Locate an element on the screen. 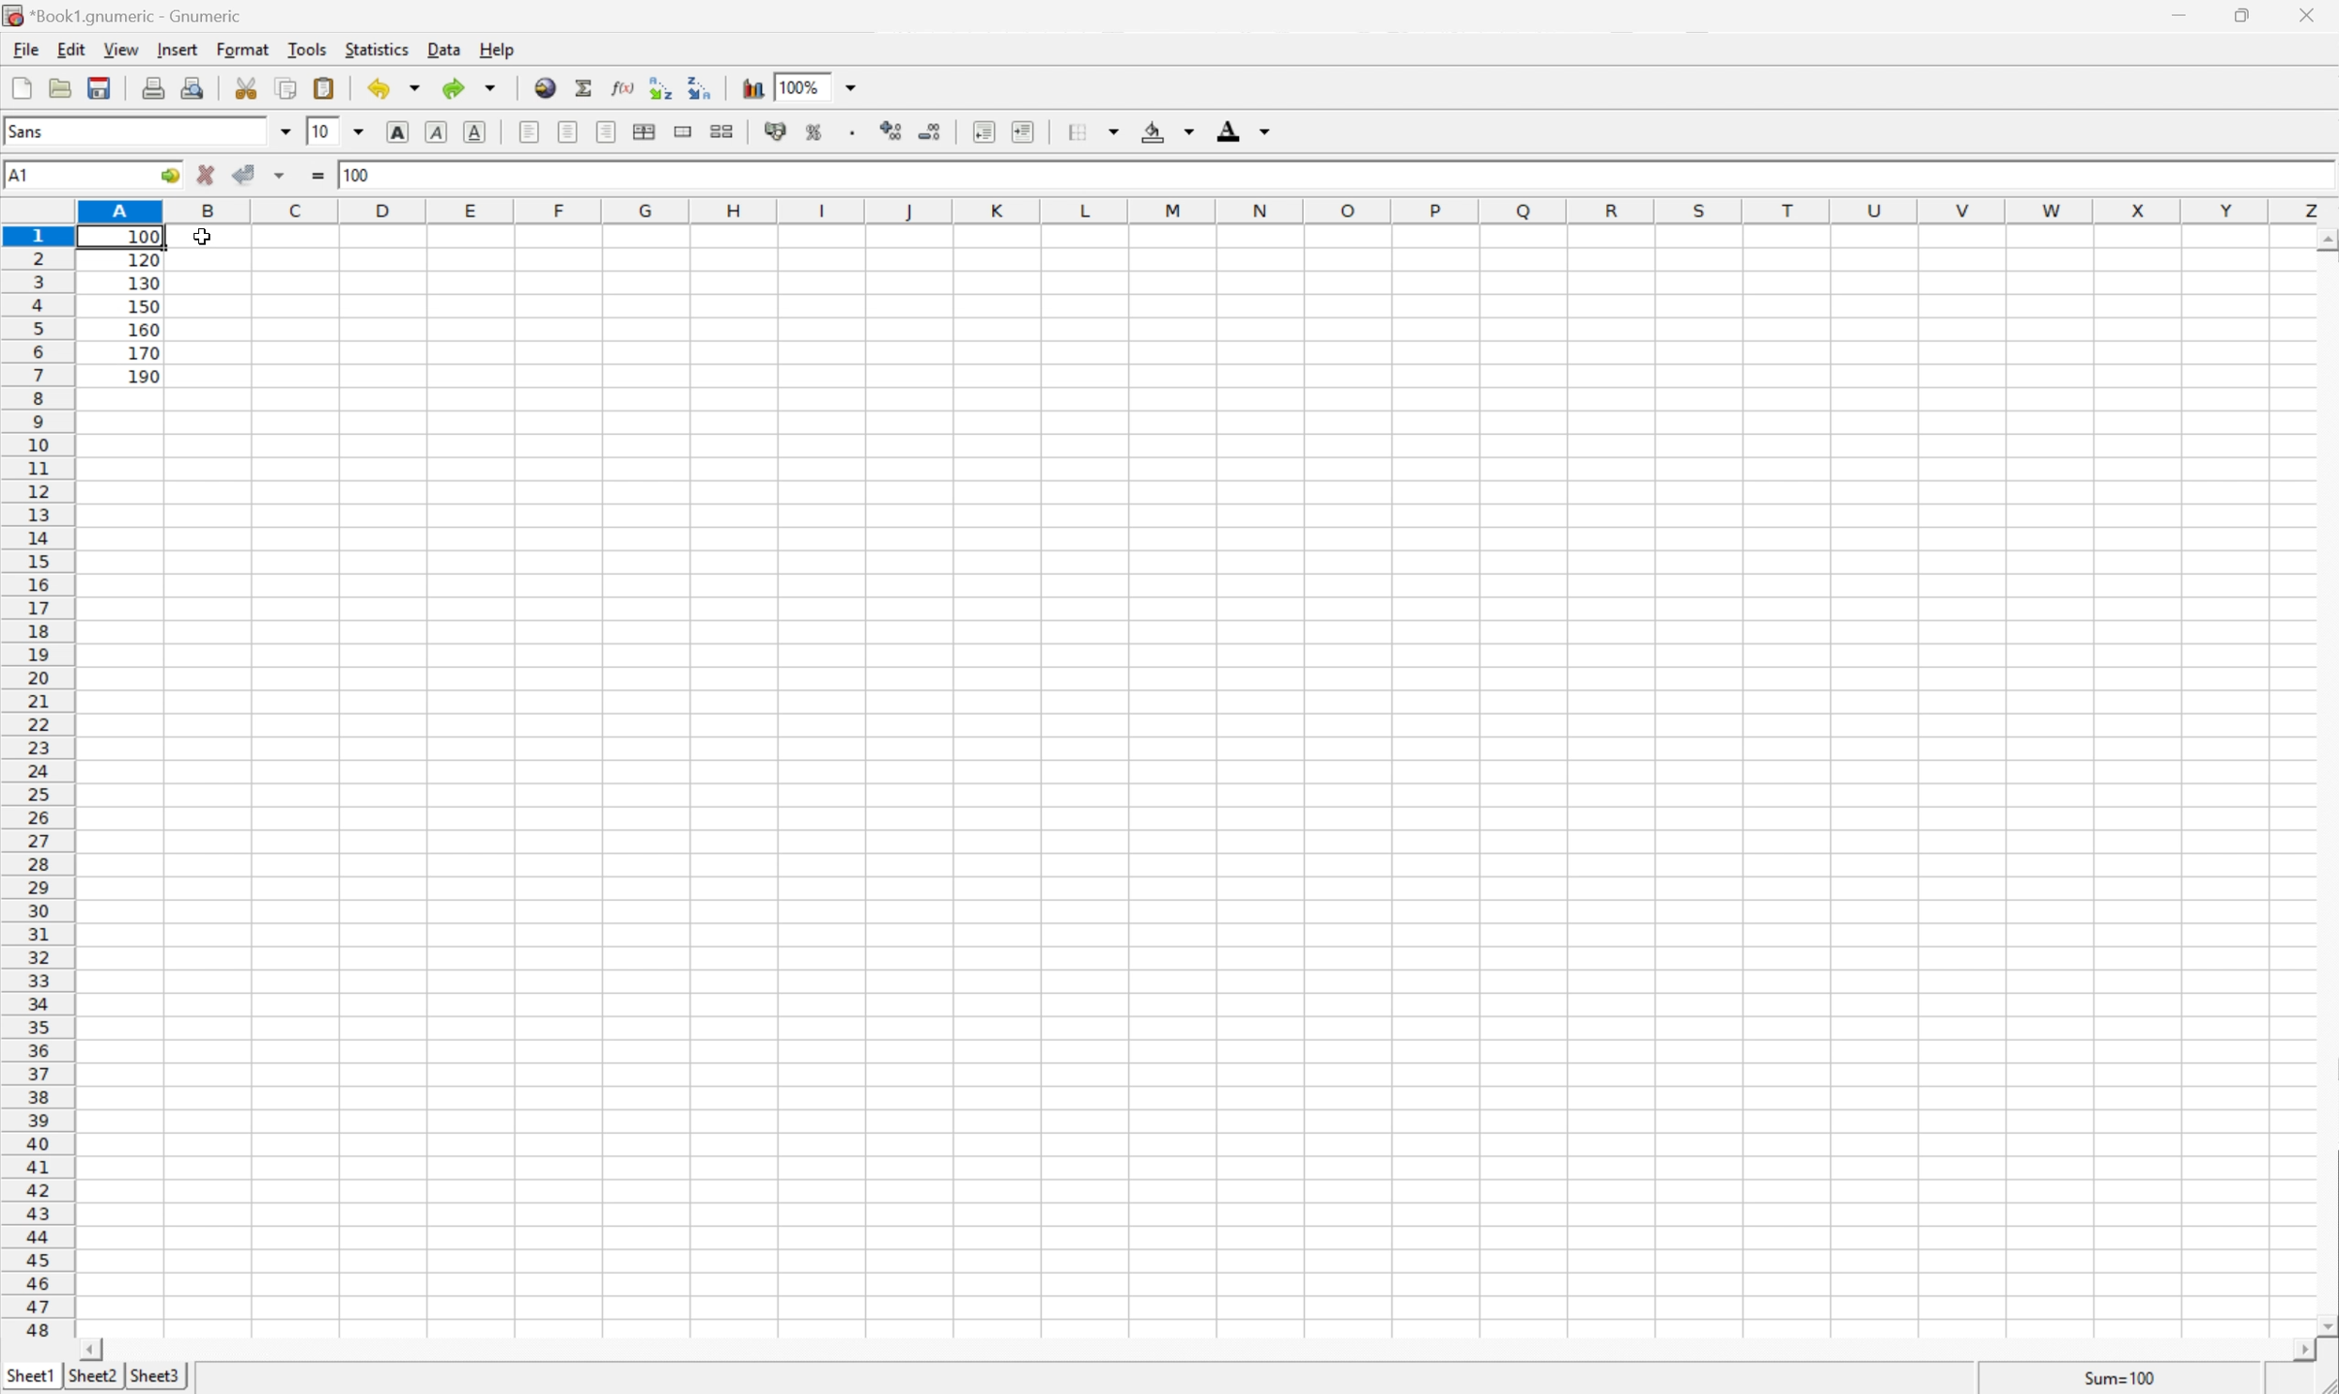 This screenshot has height=1394, width=2339. Close is located at coordinates (2305, 18).